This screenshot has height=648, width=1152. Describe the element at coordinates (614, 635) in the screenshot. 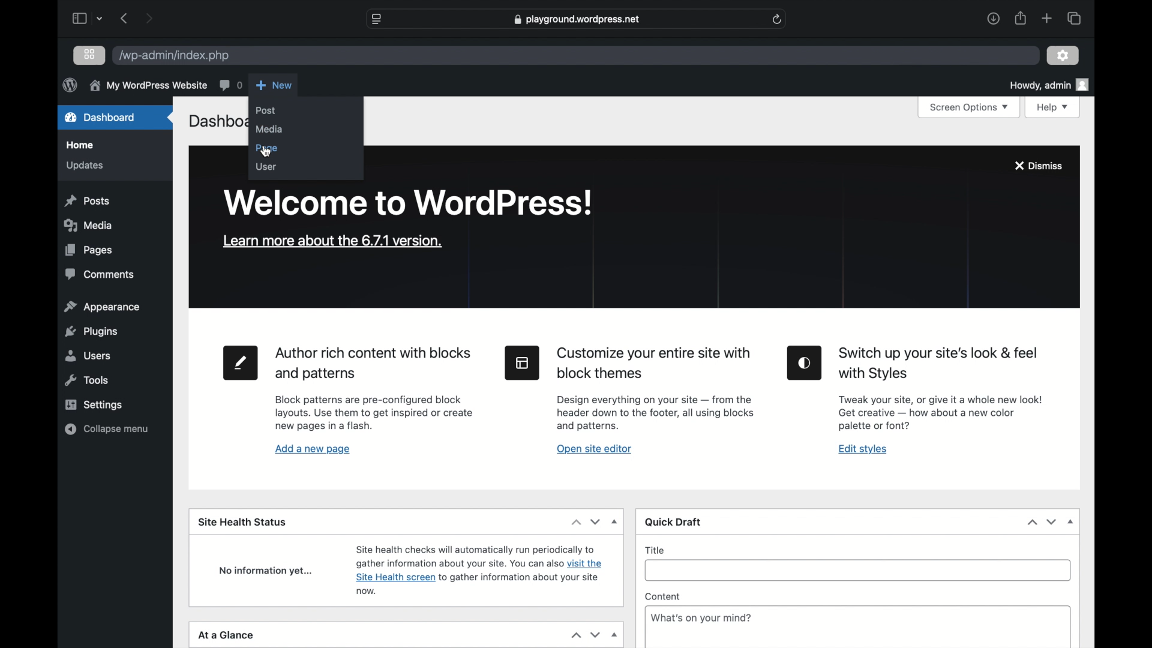

I see `dropdown` at that location.